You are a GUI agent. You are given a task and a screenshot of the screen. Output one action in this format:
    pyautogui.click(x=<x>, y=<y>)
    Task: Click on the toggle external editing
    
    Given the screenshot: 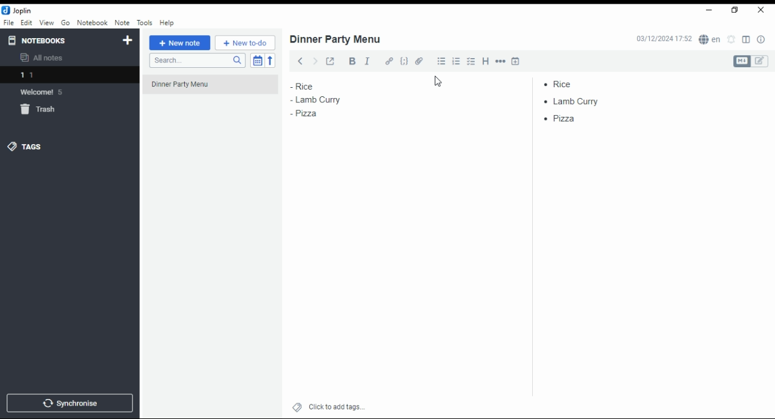 What is the action you would take?
    pyautogui.click(x=331, y=61)
    